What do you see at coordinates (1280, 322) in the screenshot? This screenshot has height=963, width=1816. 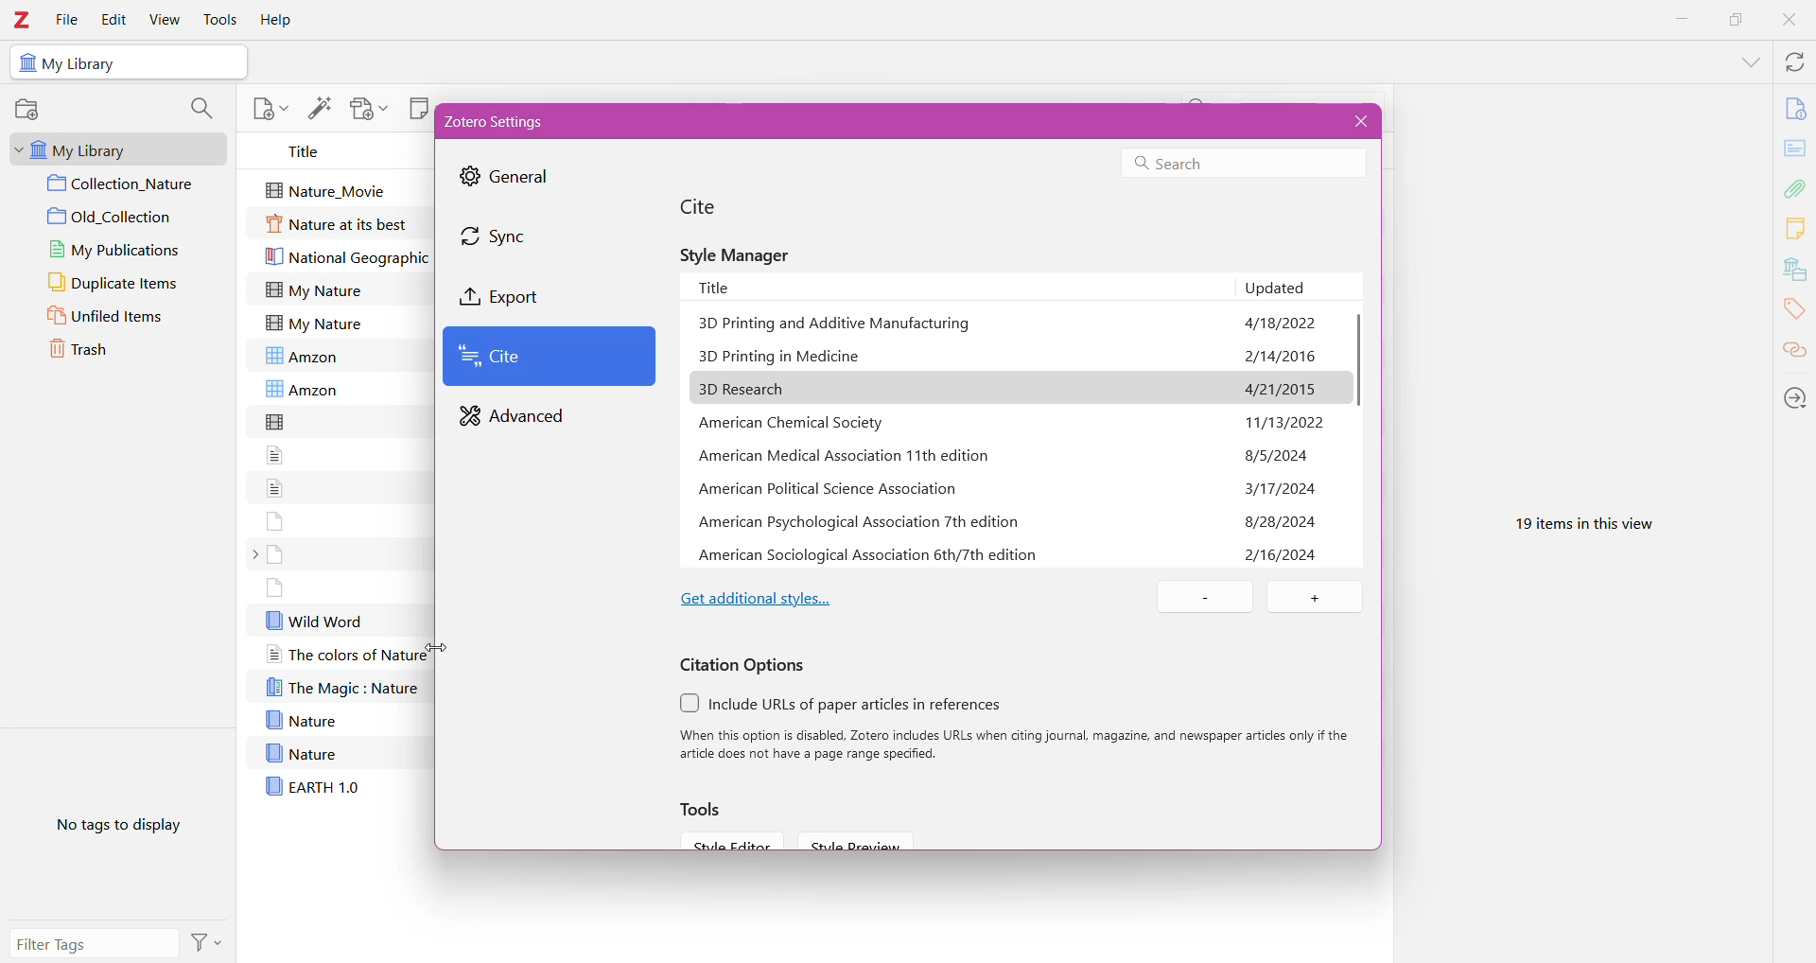 I see `4/18/2022` at bounding box center [1280, 322].